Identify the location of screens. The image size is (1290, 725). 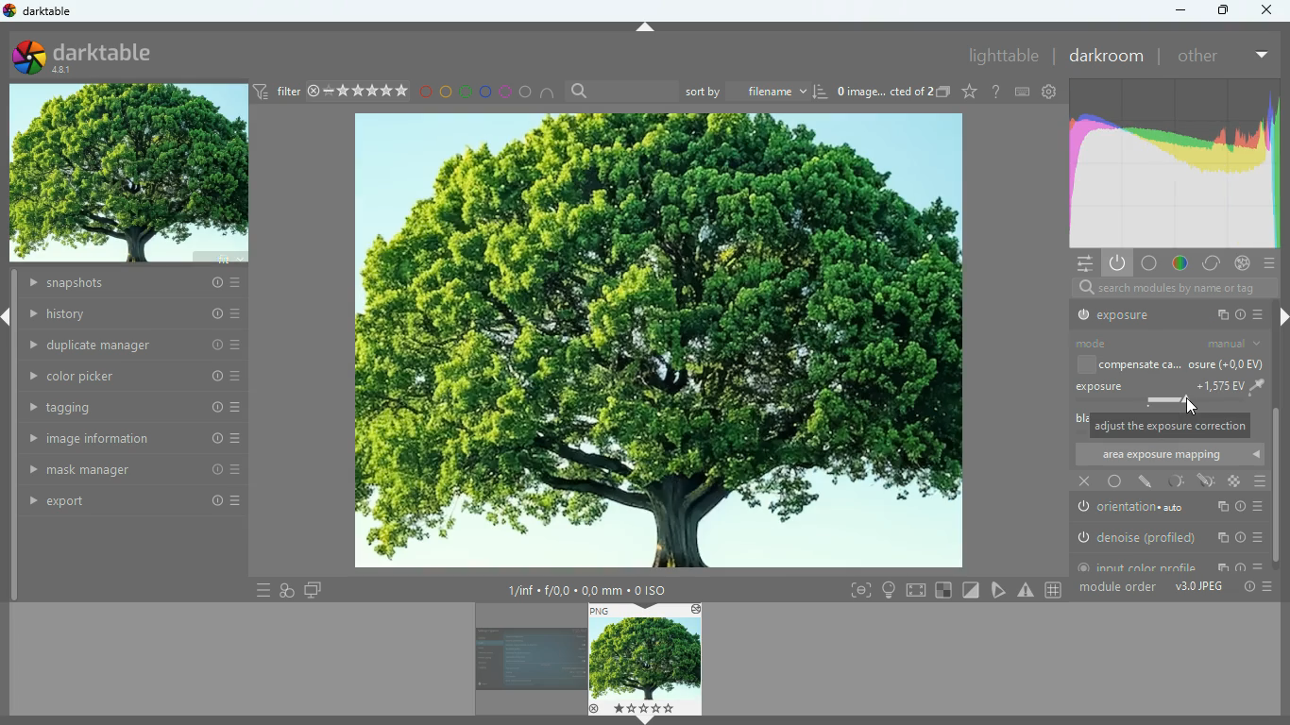
(314, 588).